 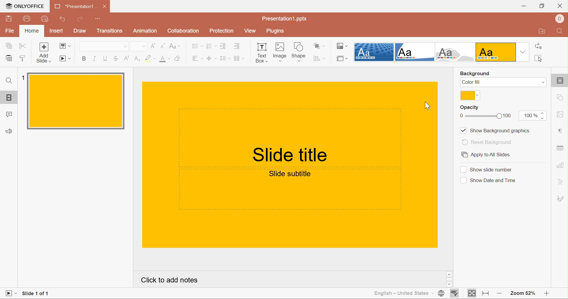 I want to click on Slides, so click(x=9, y=98).